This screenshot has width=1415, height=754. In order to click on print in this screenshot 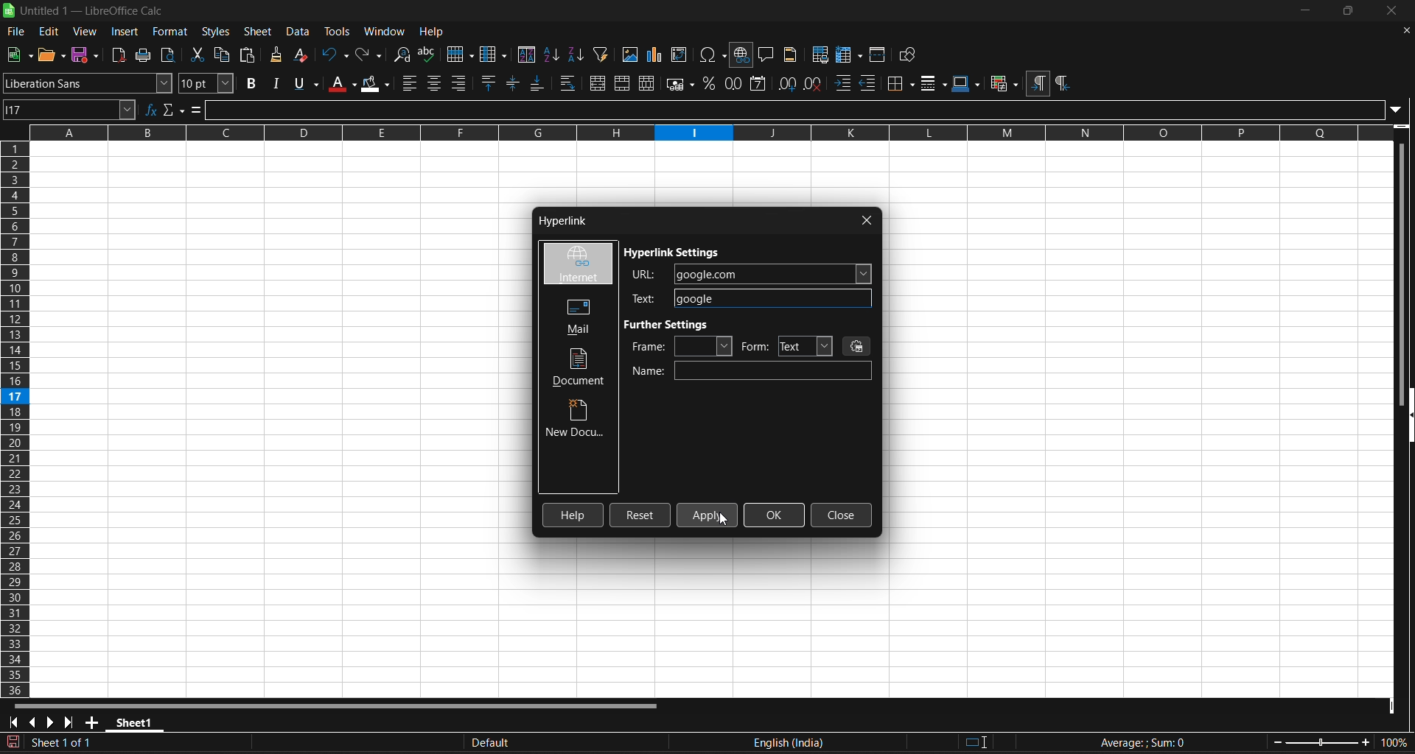, I will do `click(147, 54)`.